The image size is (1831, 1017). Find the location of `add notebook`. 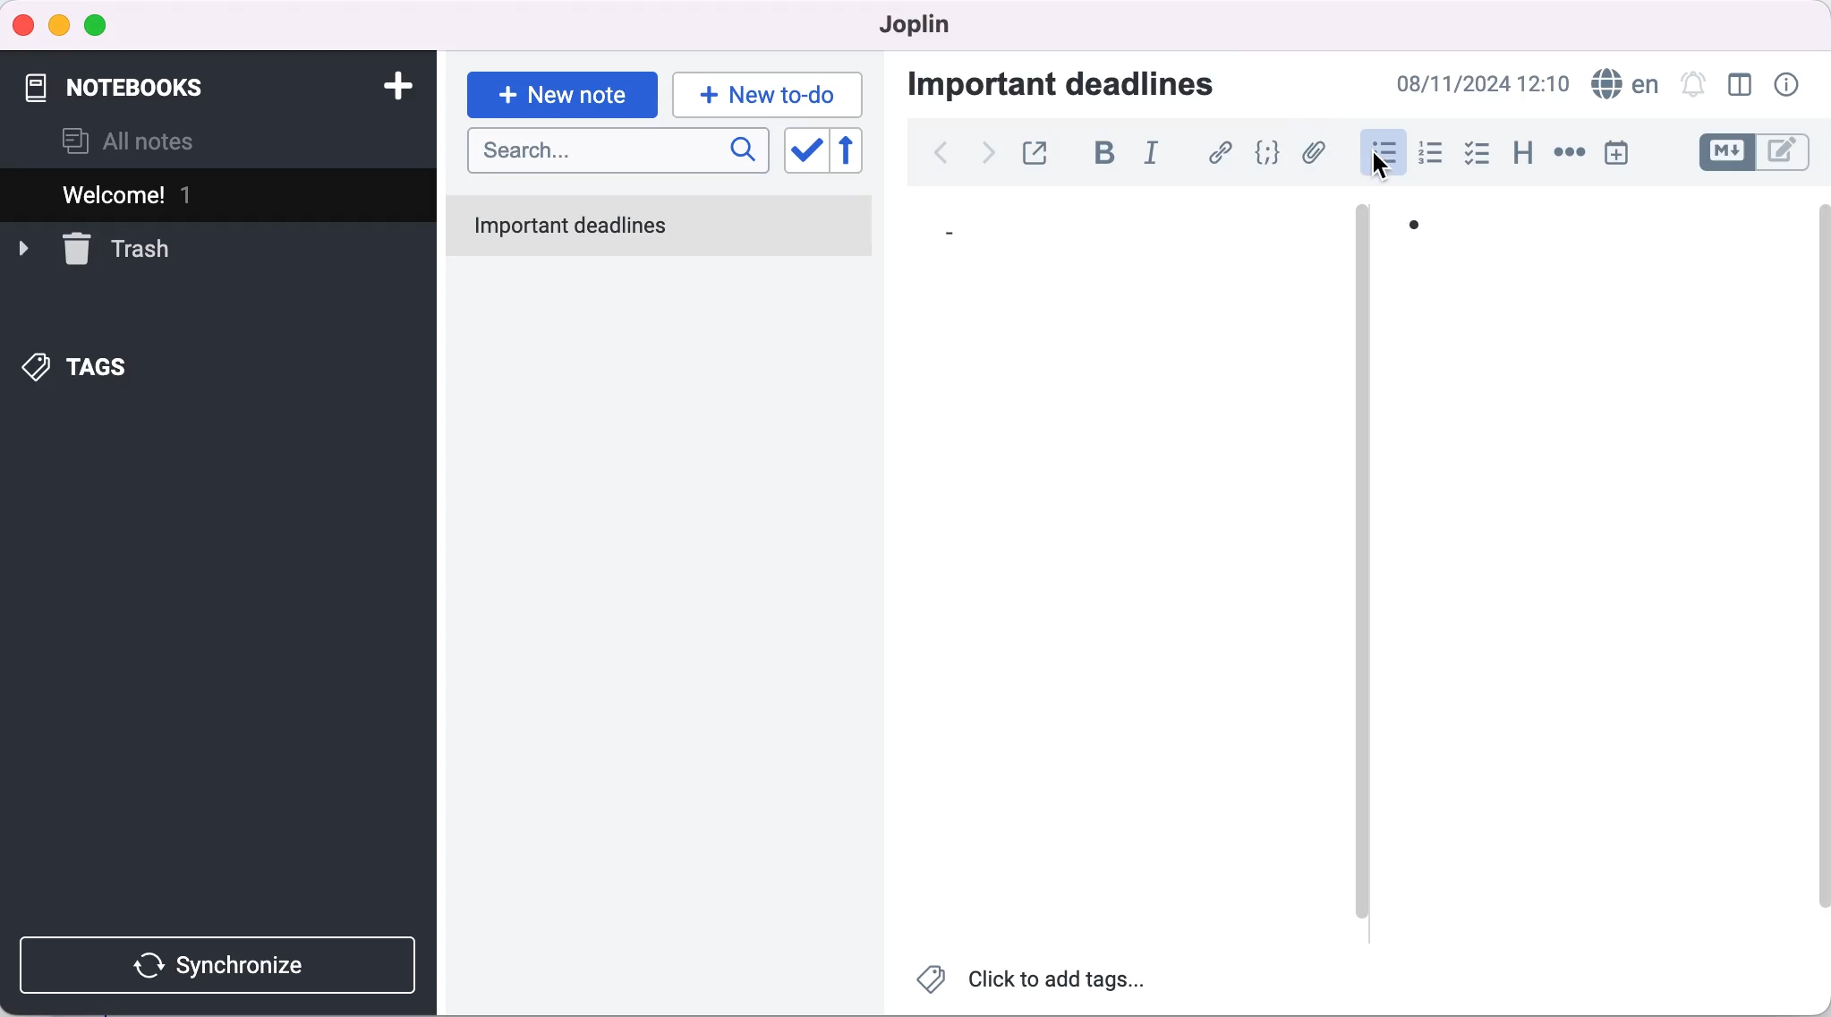

add notebook is located at coordinates (395, 84).